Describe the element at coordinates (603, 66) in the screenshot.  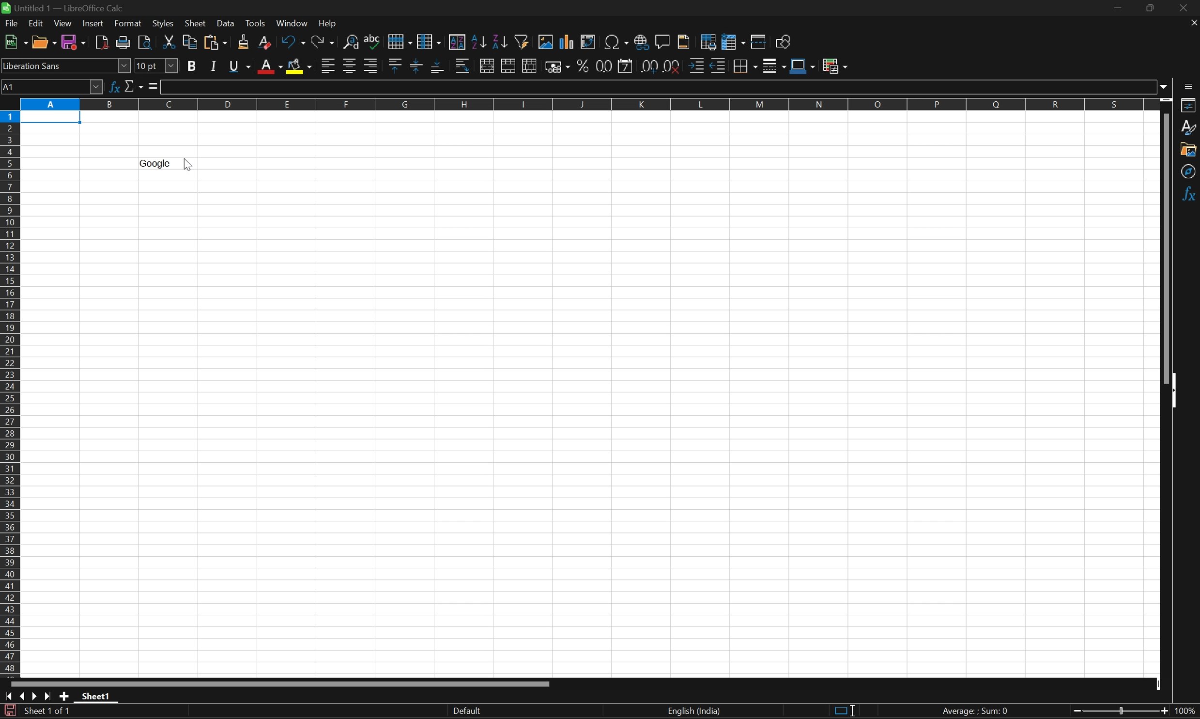
I see `Format as number` at that location.